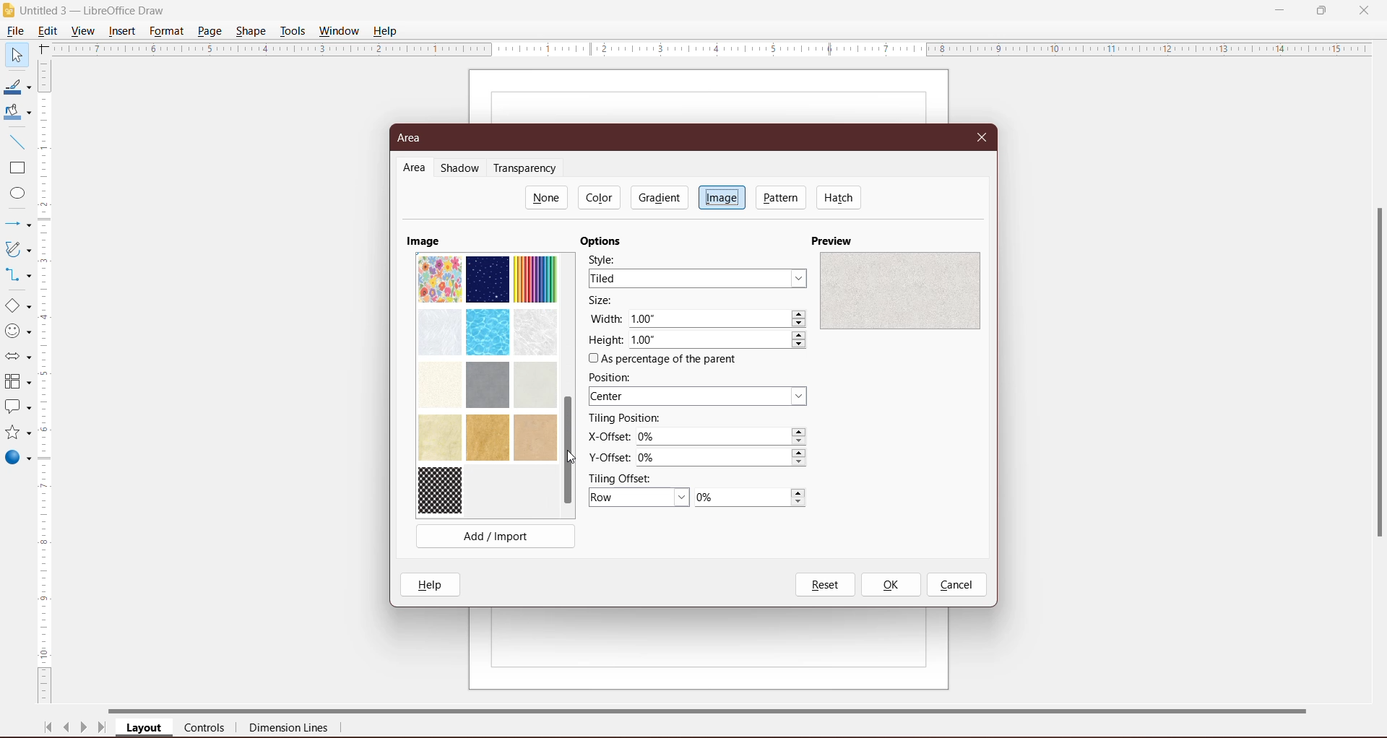 This screenshot has height=738, width=1387. What do you see at coordinates (423, 240) in the screenshot?
I see `Image` at bounding box center [423, 240].